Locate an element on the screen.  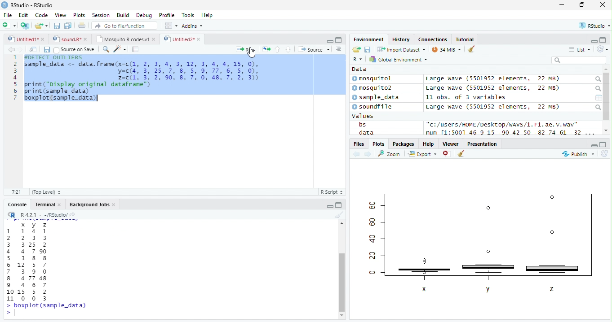
code tools is located at coordinates (120, 49).